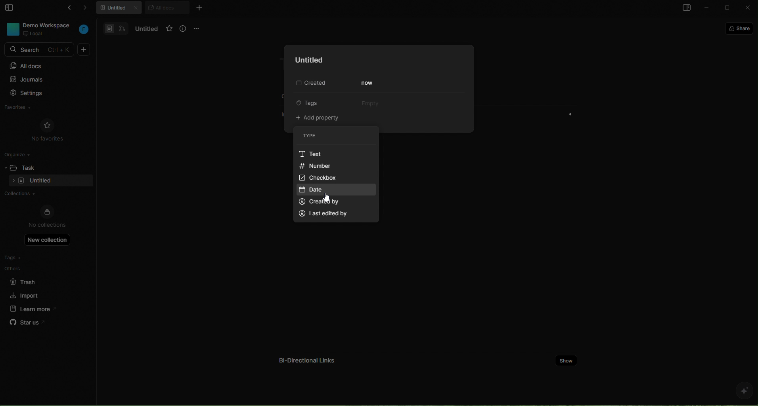 The height and width of the screenshot is (406, 758). What do you see at coordinates (84, 30) in the screenshot?
I see `workspace initial` at bounding box center [84, 30].